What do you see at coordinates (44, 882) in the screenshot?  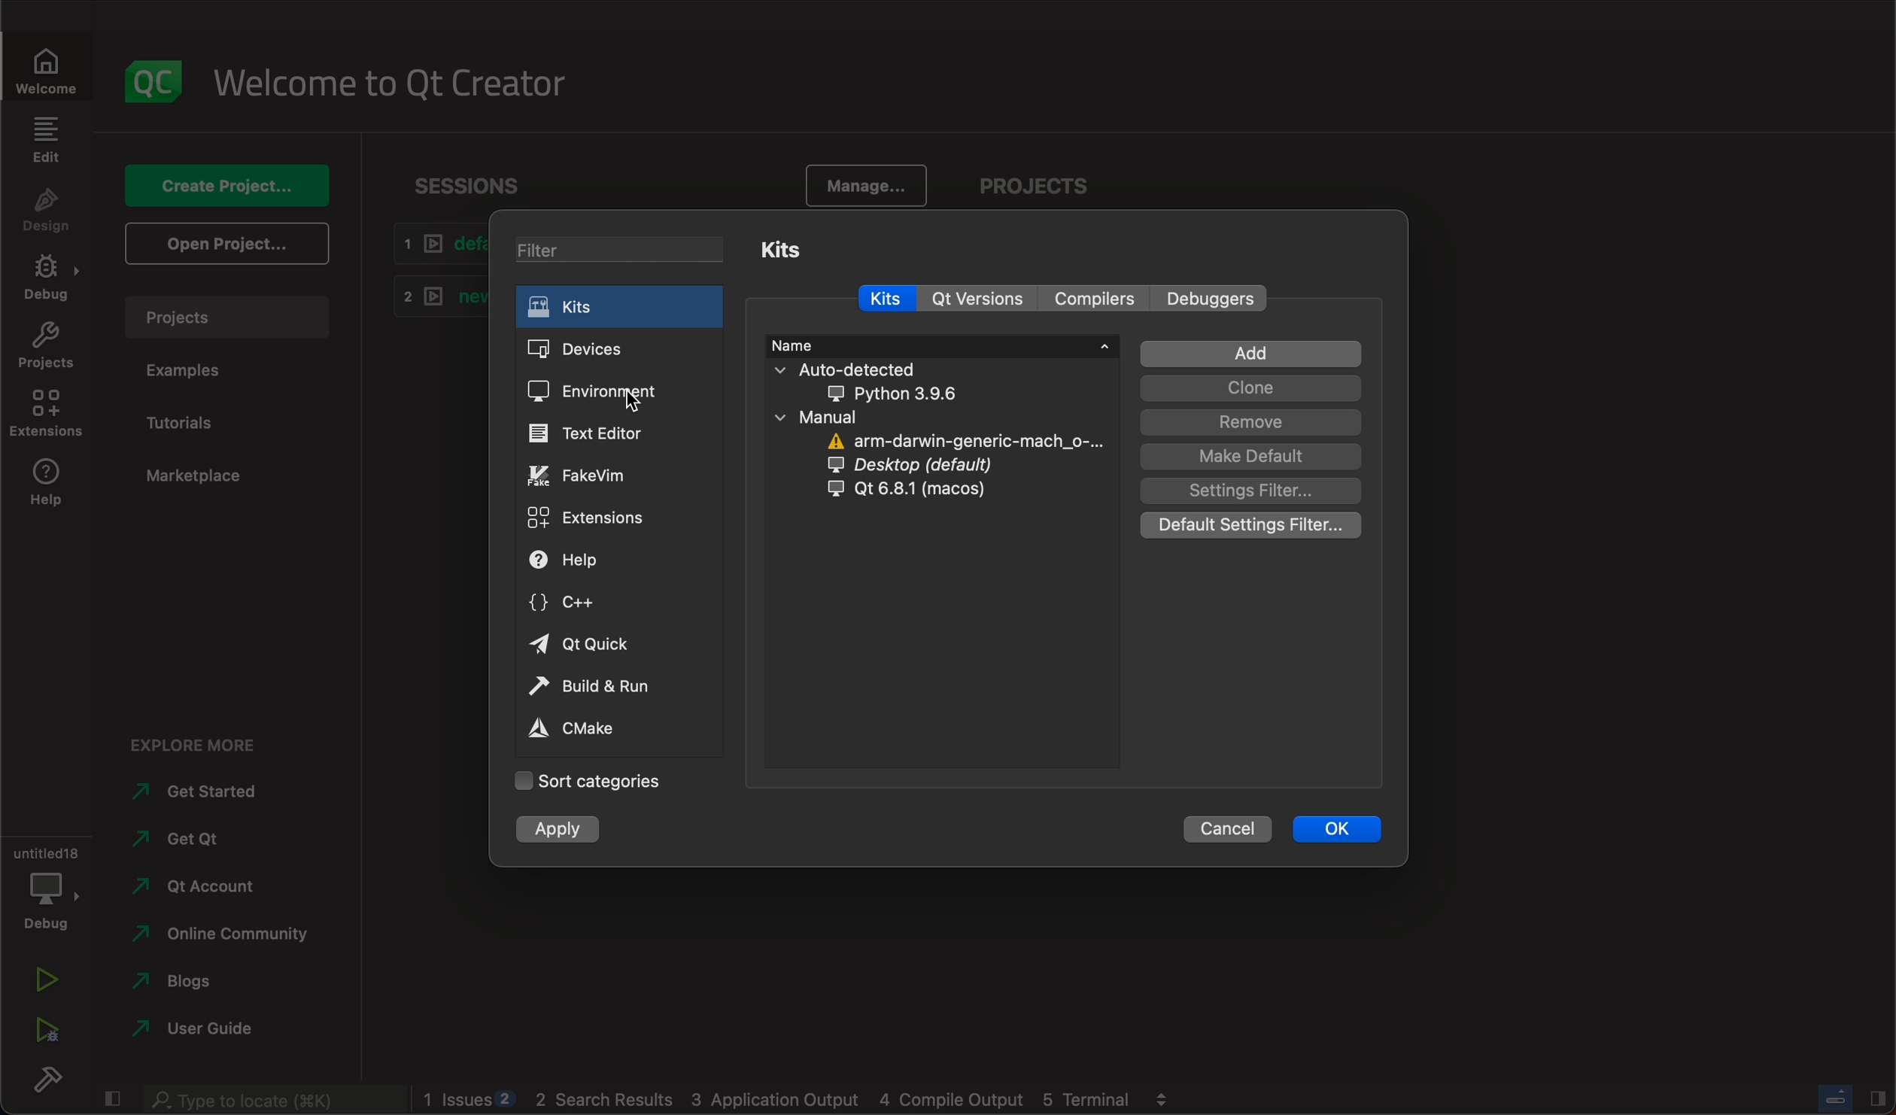 I see `debug` at bounding box center [44, 882].